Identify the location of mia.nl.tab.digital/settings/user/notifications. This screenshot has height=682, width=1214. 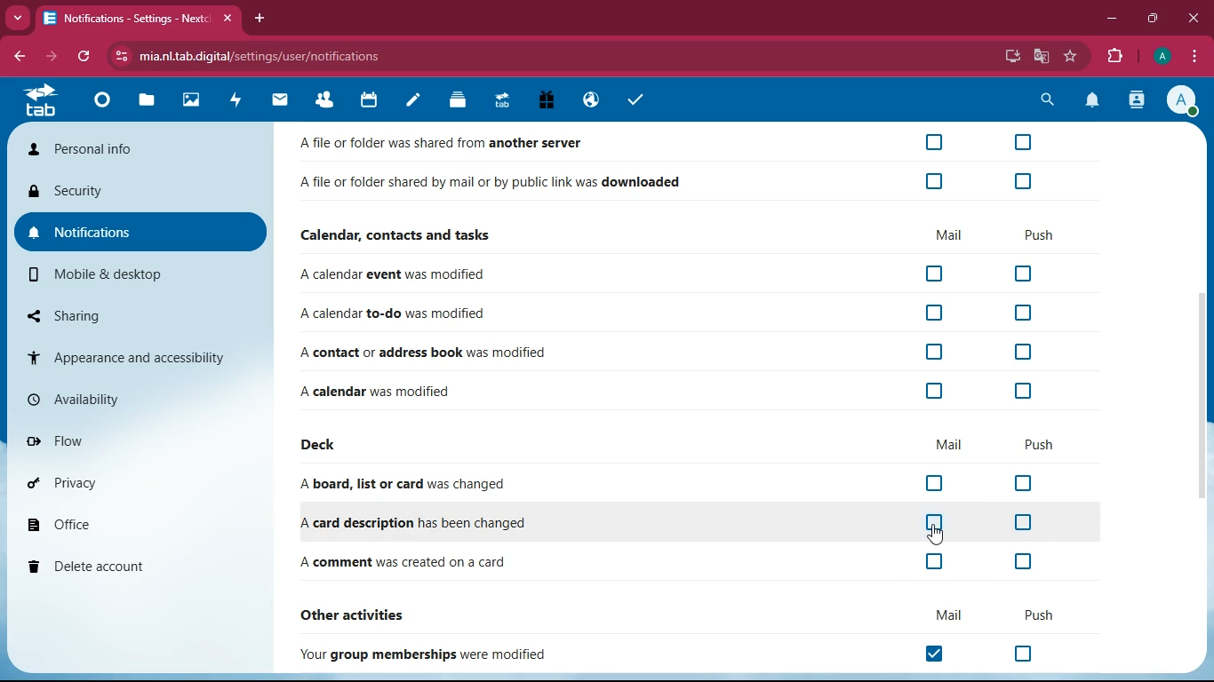
(269, 56).